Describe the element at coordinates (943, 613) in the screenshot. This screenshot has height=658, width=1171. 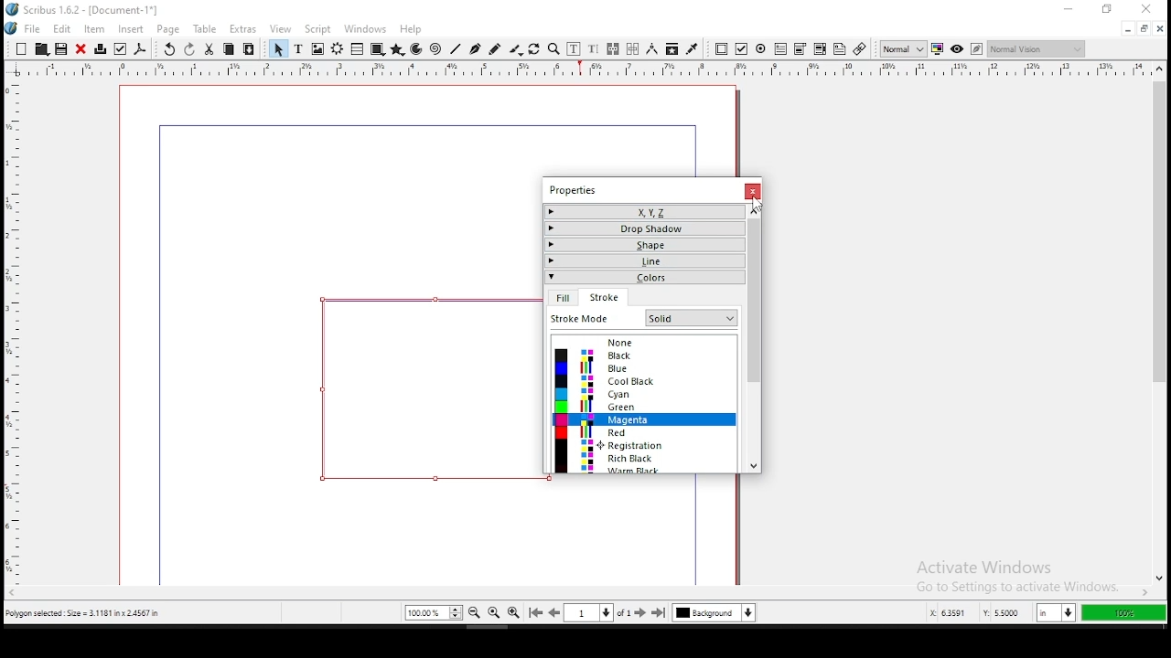
I see `x: 5.2253` at that location.